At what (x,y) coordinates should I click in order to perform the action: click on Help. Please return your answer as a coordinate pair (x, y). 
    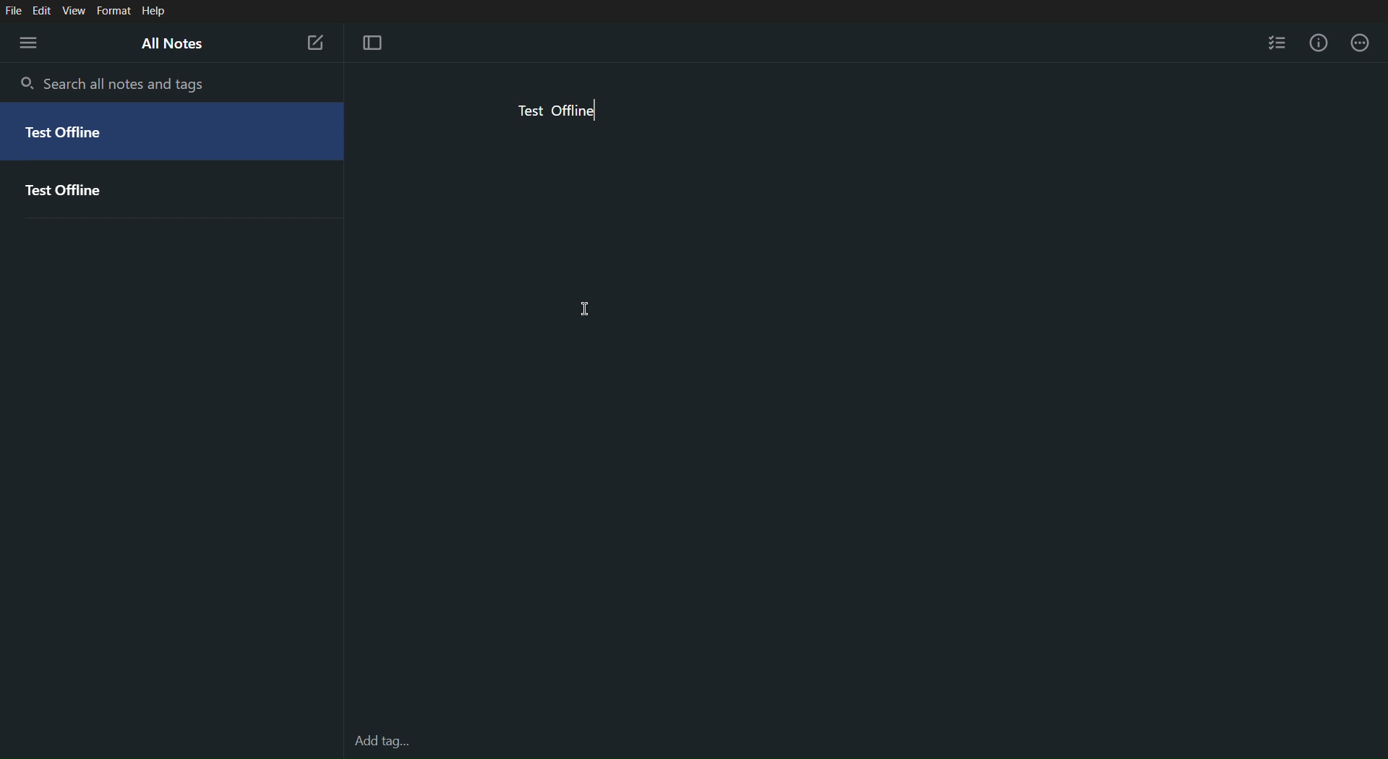
    Looking at the image, I should click on (154, 11).